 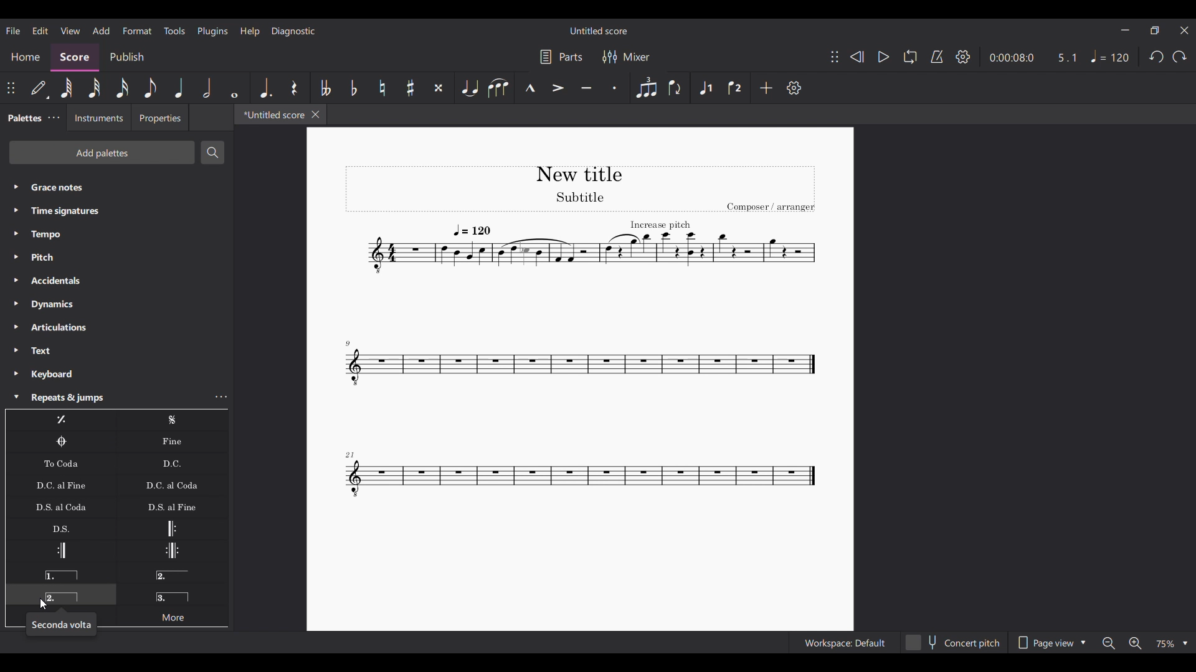 What do you see at coordinates (883, 57) in the screenshot?
I see `Play` at bounding box center [883, 57].